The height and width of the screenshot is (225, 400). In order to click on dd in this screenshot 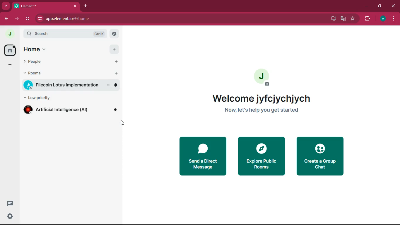, I will do `click(9, 66)`.